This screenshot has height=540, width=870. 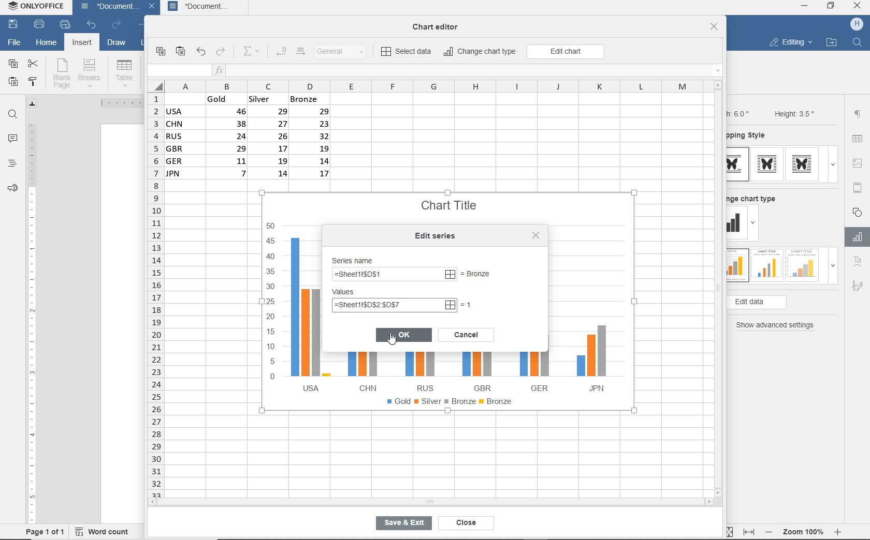 What do you see at coordinates (117, 44) in the screenshot?
I see `draw` at bounding box center [117, 44].